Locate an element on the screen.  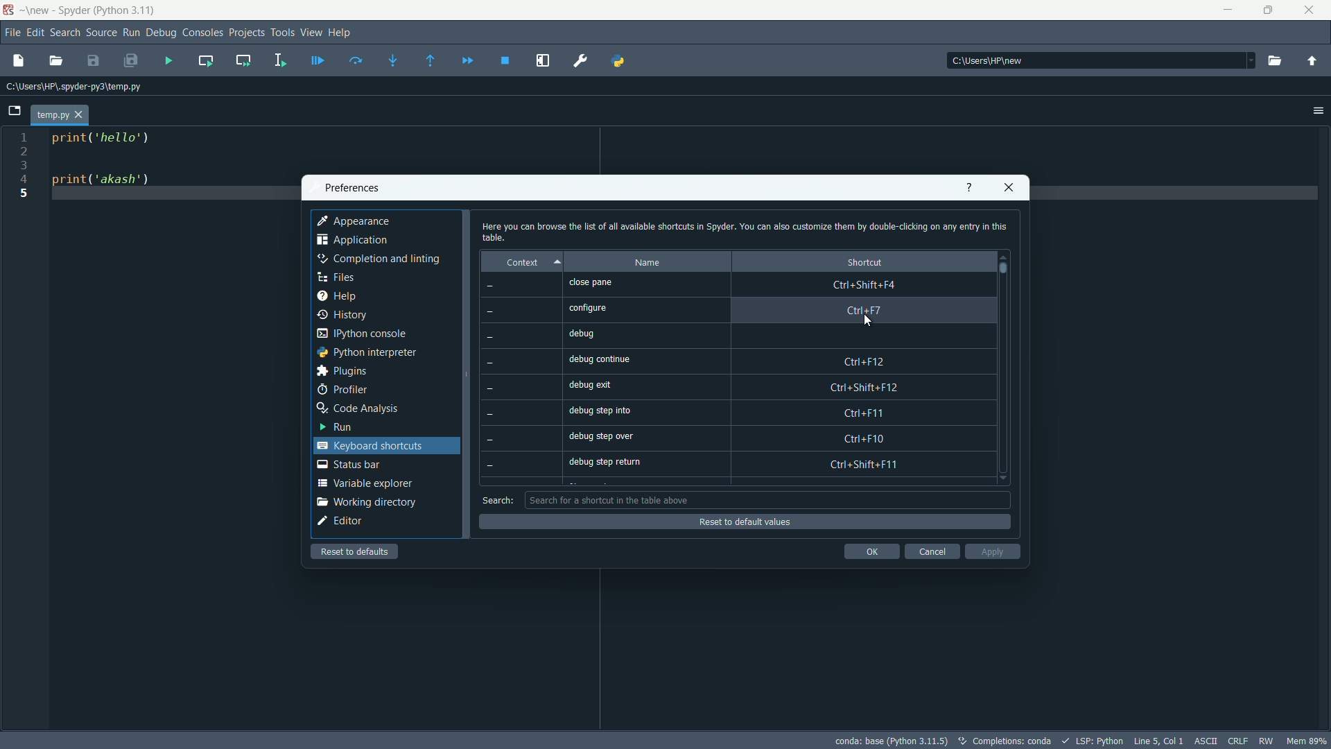
edit menu is located at coordinates (35, 33).